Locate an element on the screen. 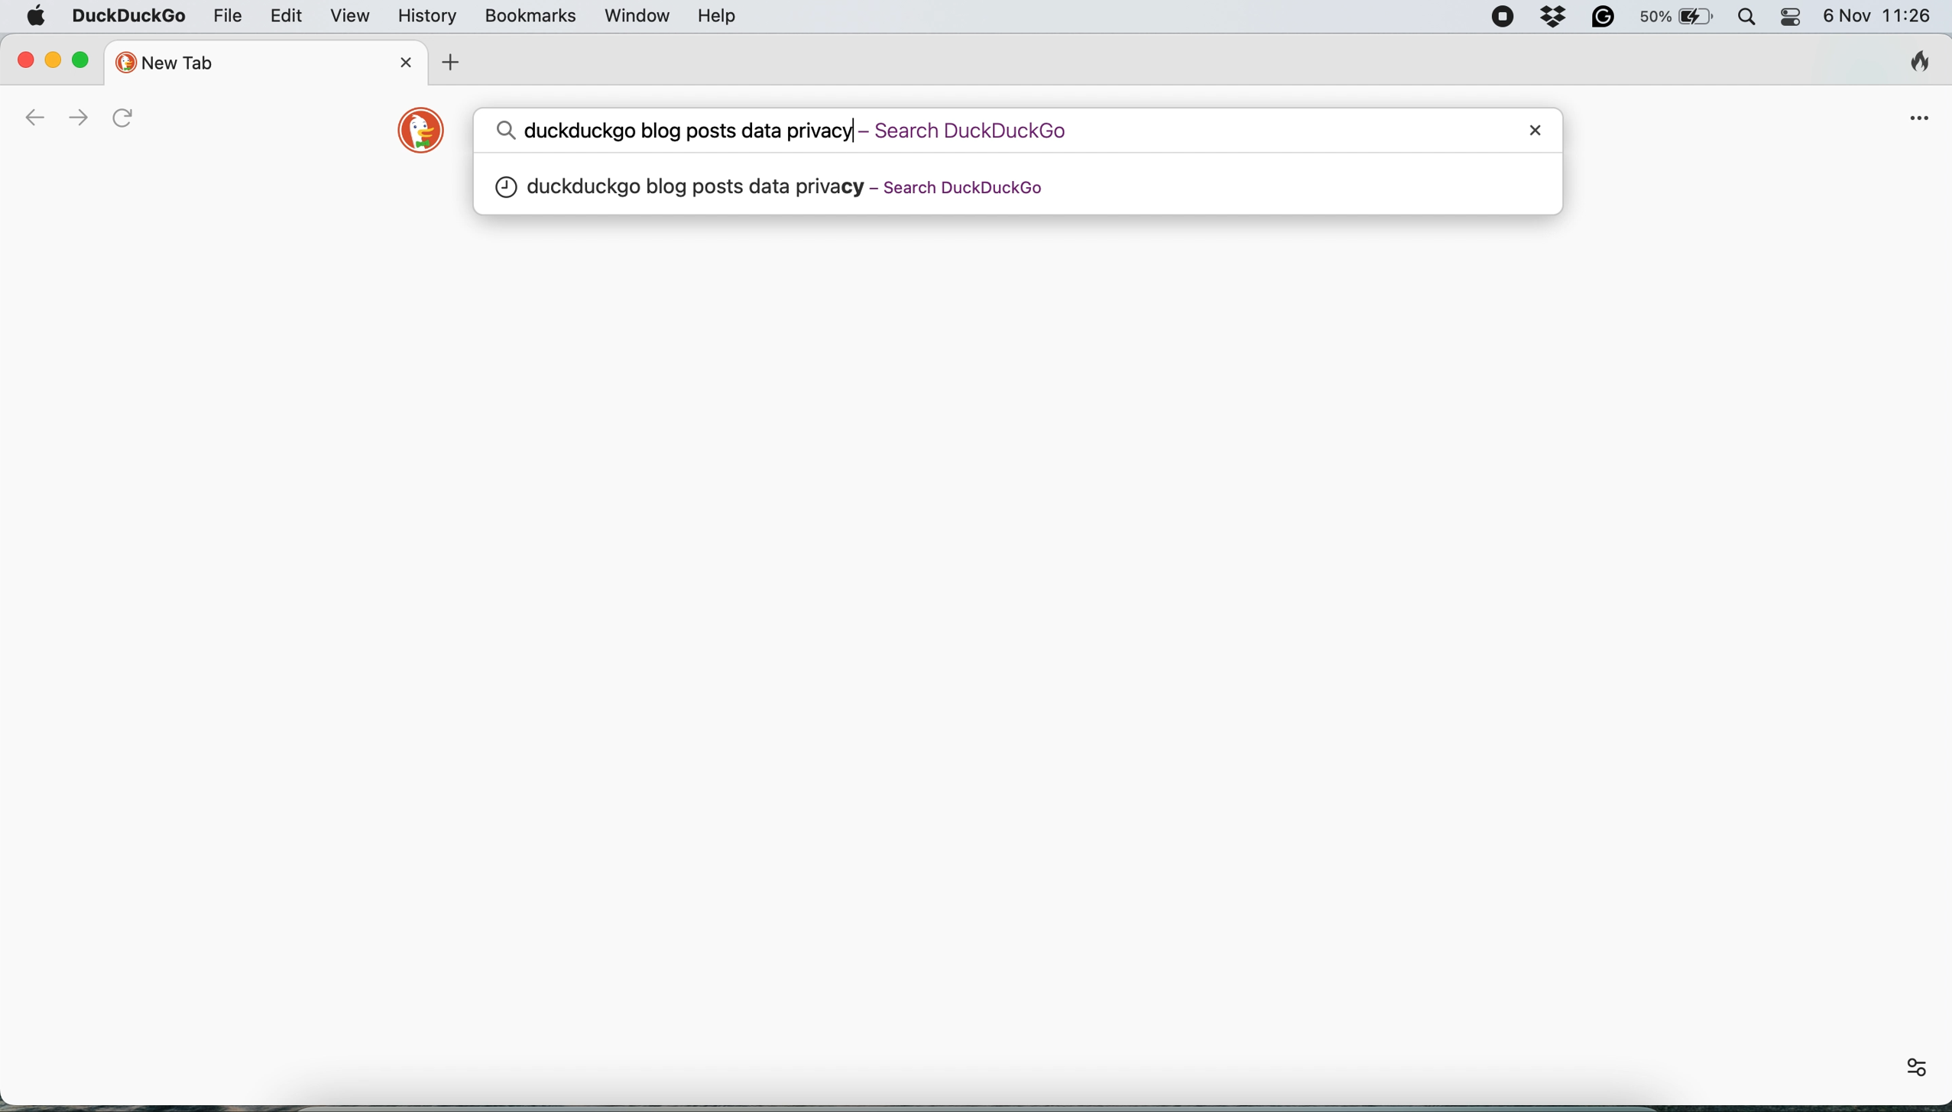  bookmarks is located at coordinates (529, 15).